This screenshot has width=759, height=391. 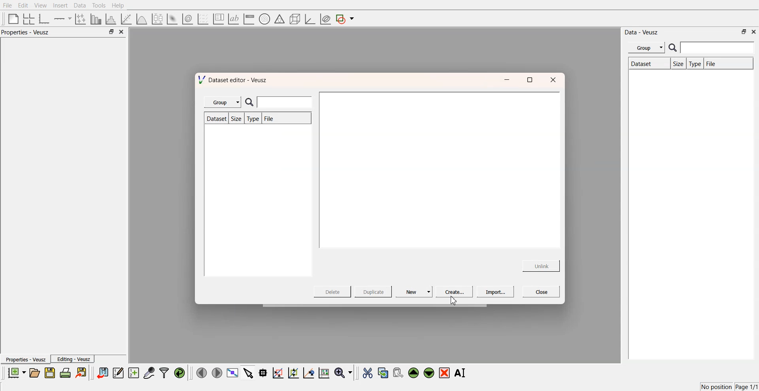 What do you see at coordinates (142, 18) in the screenshot?
I see `plot a function on a graph` at bounding box center [142, 18].